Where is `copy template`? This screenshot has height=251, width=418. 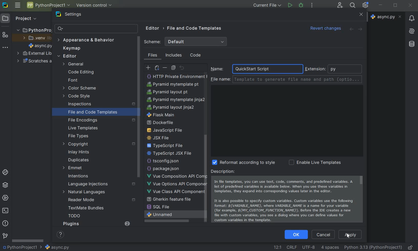 copy template is located at coordinates (174, 67).